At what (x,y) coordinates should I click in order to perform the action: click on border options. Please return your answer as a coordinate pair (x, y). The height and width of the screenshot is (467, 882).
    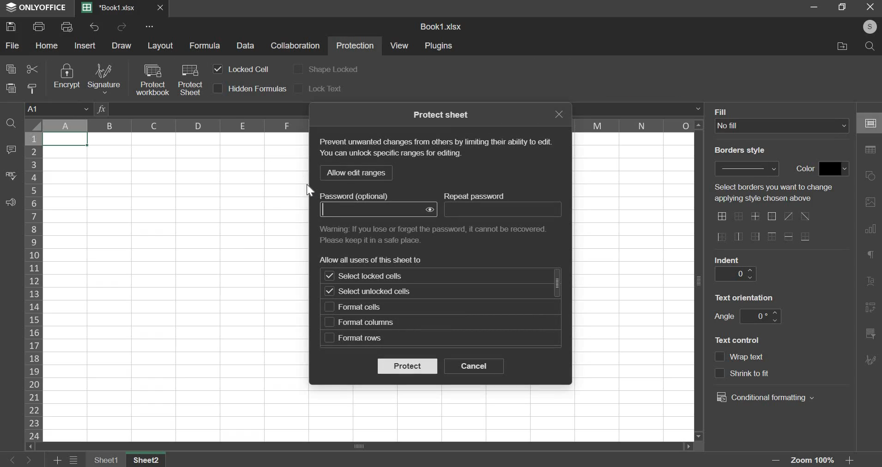
    Looking at the image, I should click on (771, 217).